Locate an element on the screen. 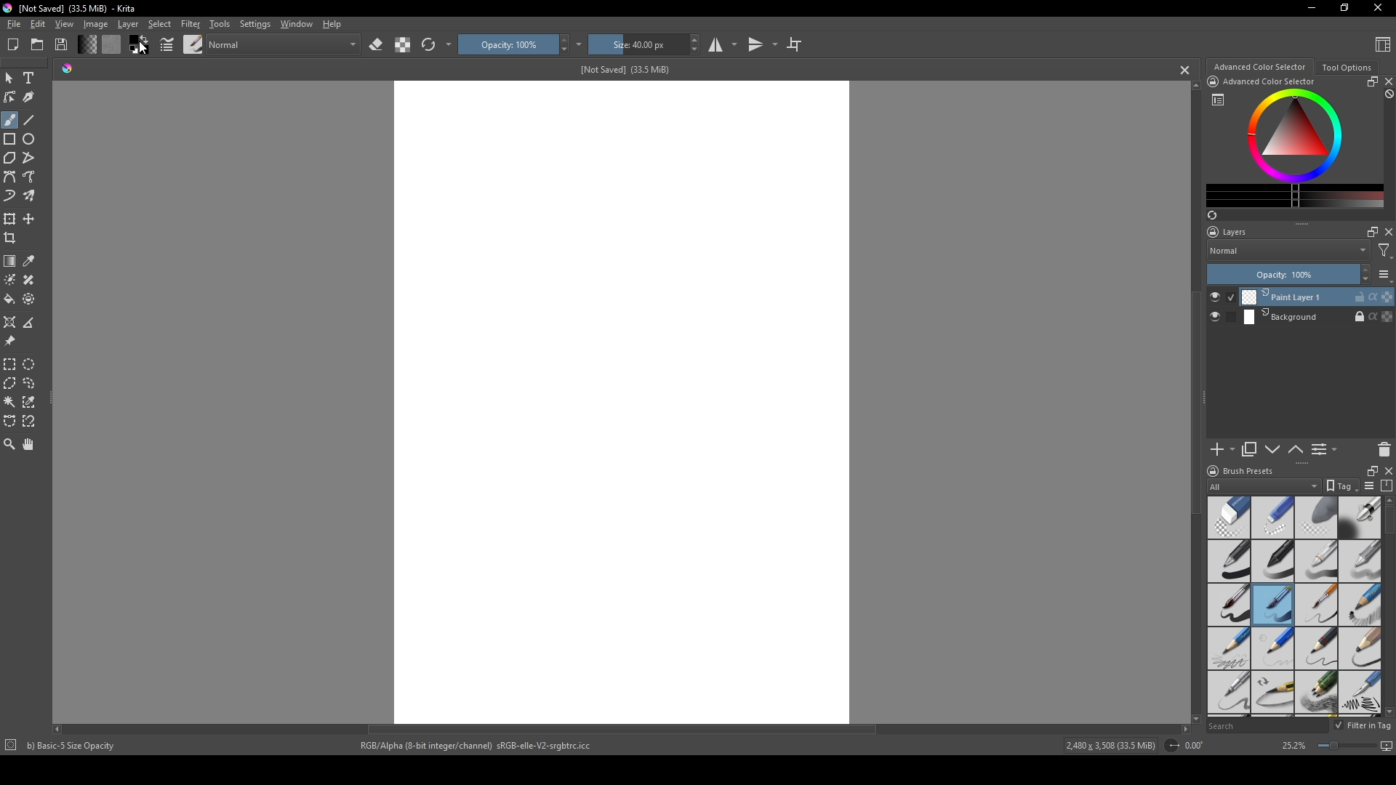 The height and width of the screenshot is (785, 1396). scroll down is located at coordinates (1387, 712).